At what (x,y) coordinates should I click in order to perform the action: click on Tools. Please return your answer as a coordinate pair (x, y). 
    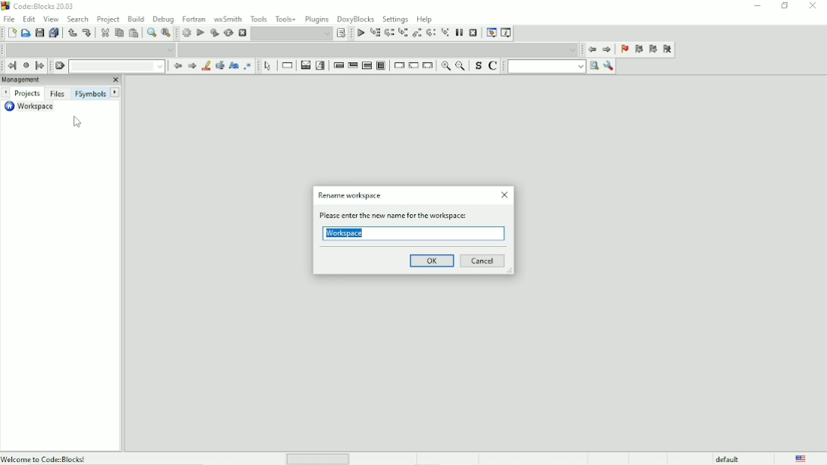
    Looking at the image, I should click on (259, 18).